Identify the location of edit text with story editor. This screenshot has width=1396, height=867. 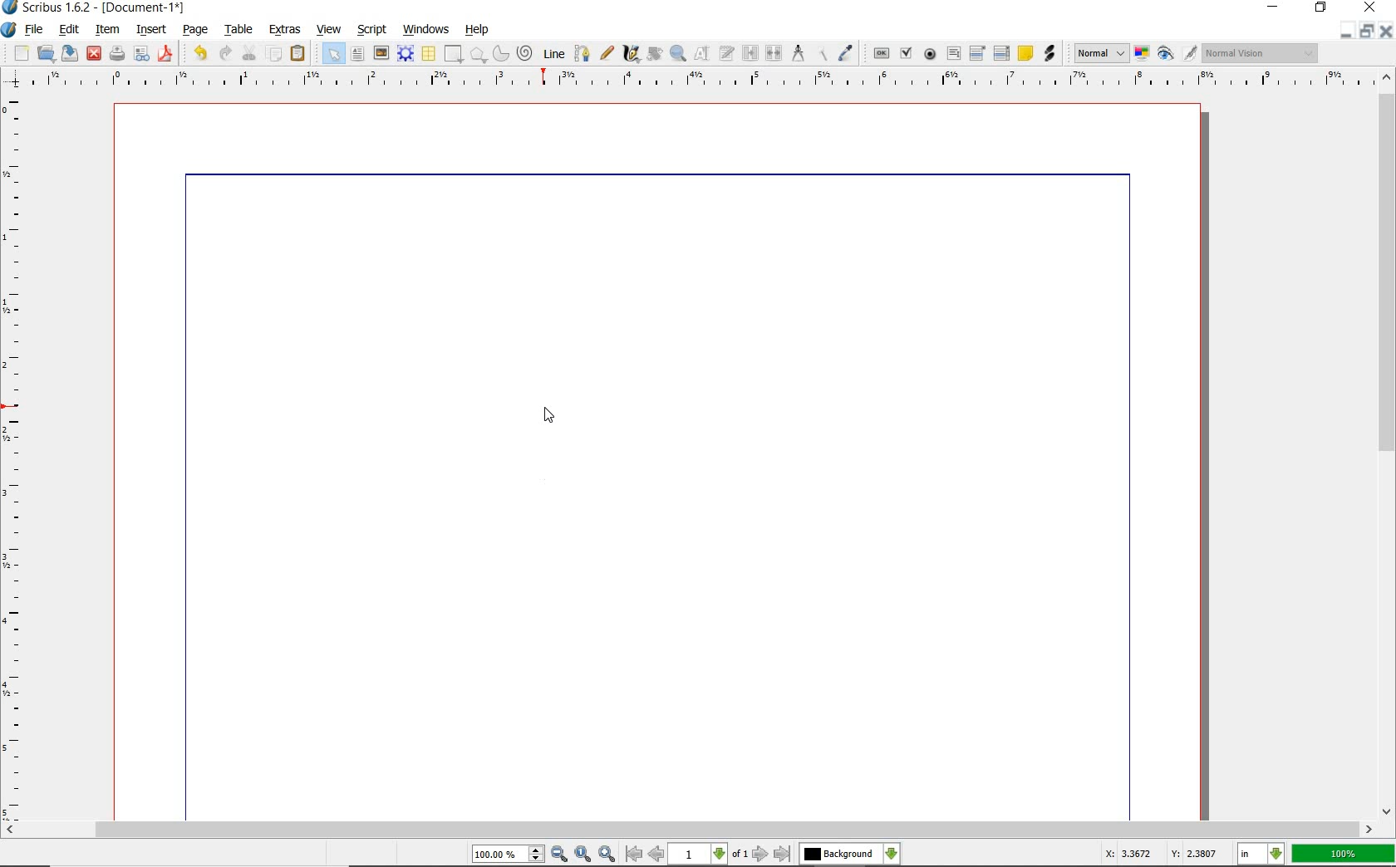
(727, 53).